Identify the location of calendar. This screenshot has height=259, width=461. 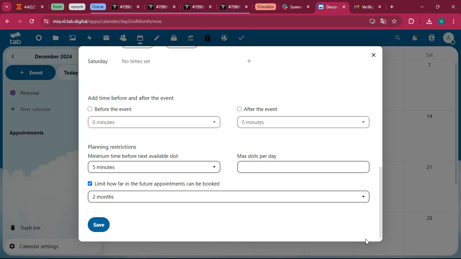
(140, 39).